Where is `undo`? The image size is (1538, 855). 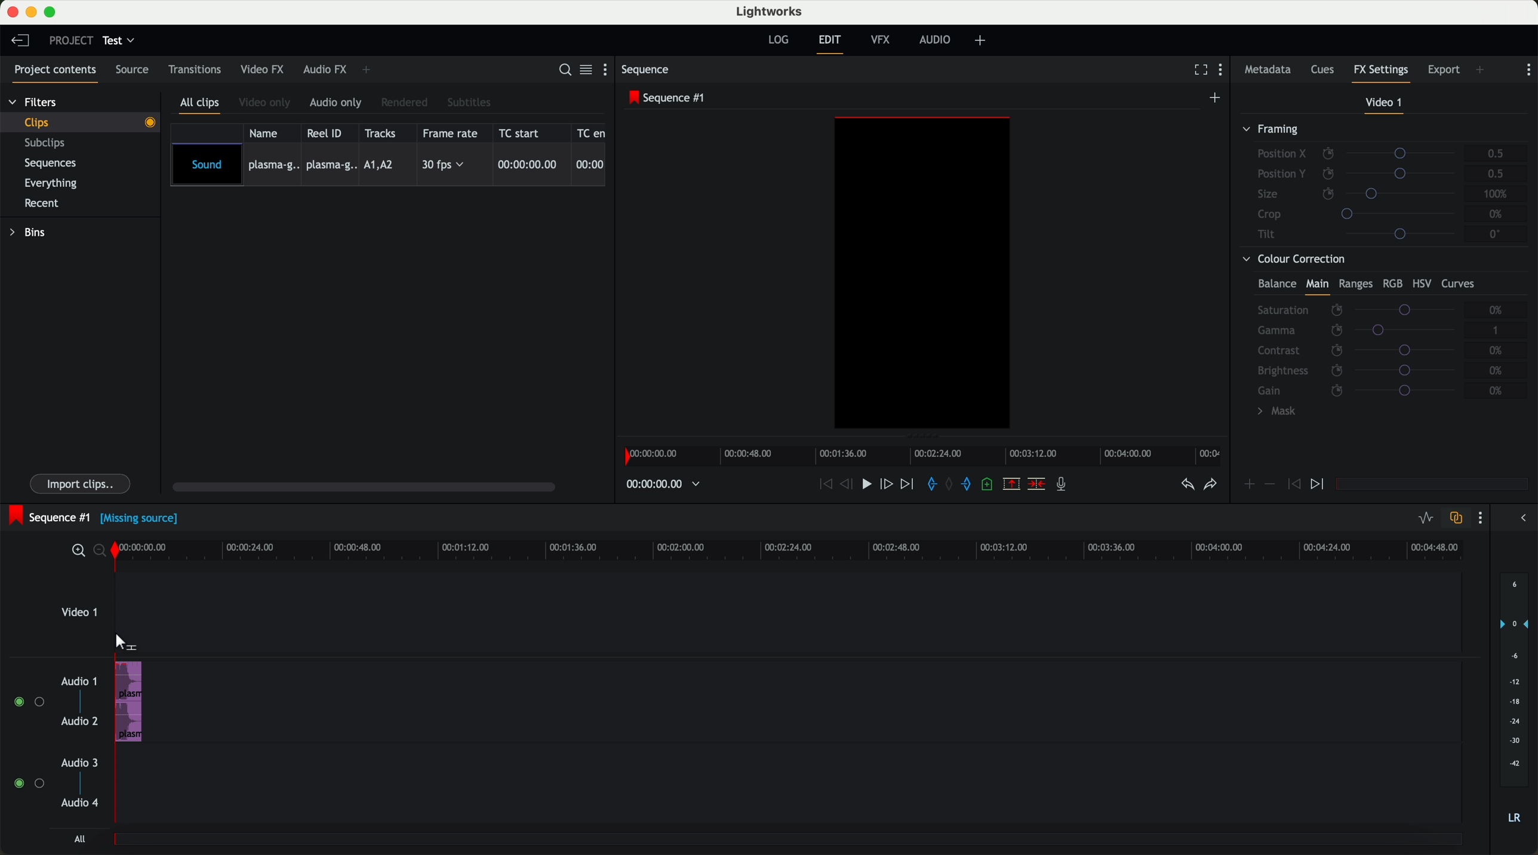
undo is located at coordinates (1186, 488).